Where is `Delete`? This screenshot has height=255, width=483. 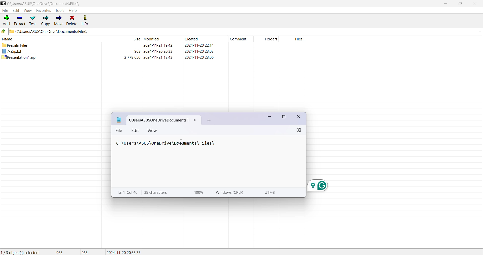
Delete is located at coordinates (72, 20).